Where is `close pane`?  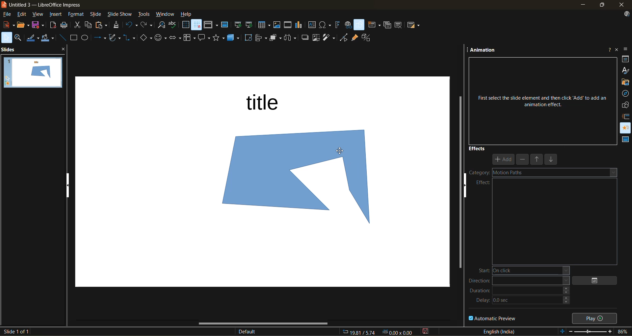 close pane is located at coordinates (66, 50).